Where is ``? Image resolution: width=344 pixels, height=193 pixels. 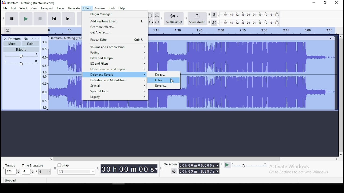
 is located at coordinates (54, 169).